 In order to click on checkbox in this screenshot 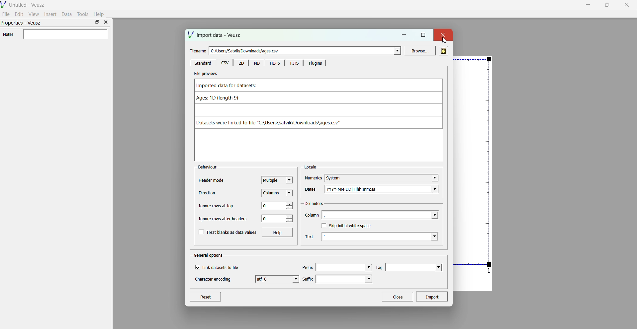, I will do `click(197, 267)`.